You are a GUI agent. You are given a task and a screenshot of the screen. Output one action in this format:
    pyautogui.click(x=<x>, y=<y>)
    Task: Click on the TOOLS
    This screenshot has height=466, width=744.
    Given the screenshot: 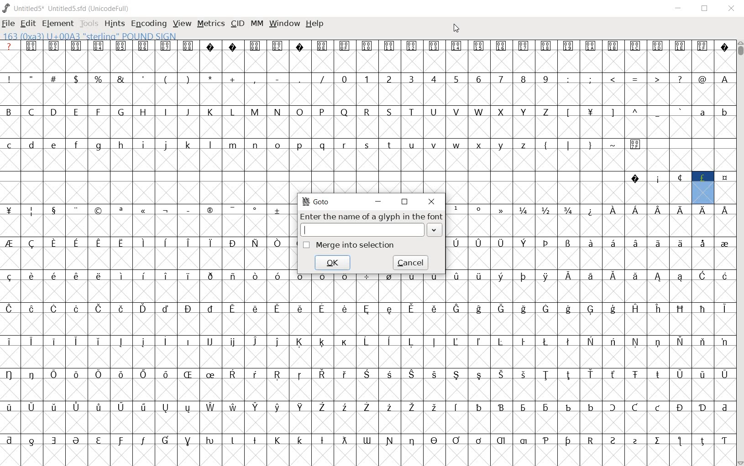 What is the action you would take?
    pyautogui.click(x=88, y=24)
    